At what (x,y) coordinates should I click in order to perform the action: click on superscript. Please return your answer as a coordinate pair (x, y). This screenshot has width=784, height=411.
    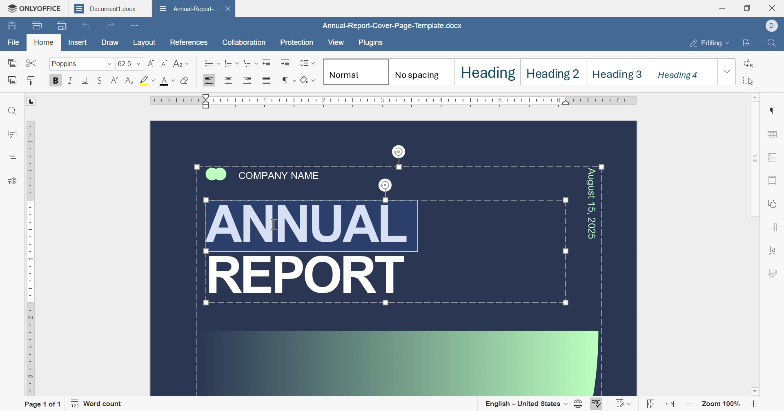
    Looking at the image, I should click on (116, 81).